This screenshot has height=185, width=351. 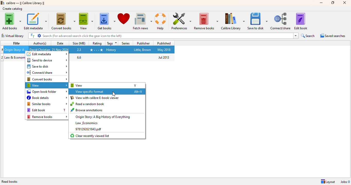 I want to click on publisher, so click(x=143, y=50).